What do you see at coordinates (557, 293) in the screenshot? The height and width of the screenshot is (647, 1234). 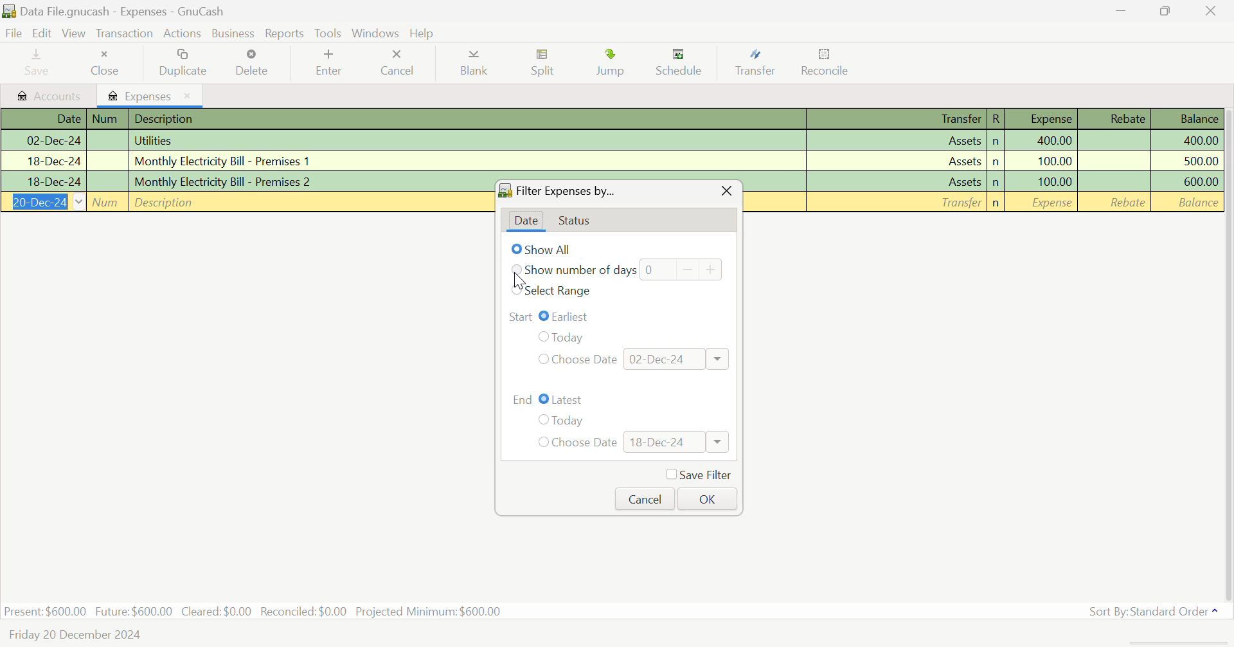 I see `Select Range` at bounding box center [557, 293].